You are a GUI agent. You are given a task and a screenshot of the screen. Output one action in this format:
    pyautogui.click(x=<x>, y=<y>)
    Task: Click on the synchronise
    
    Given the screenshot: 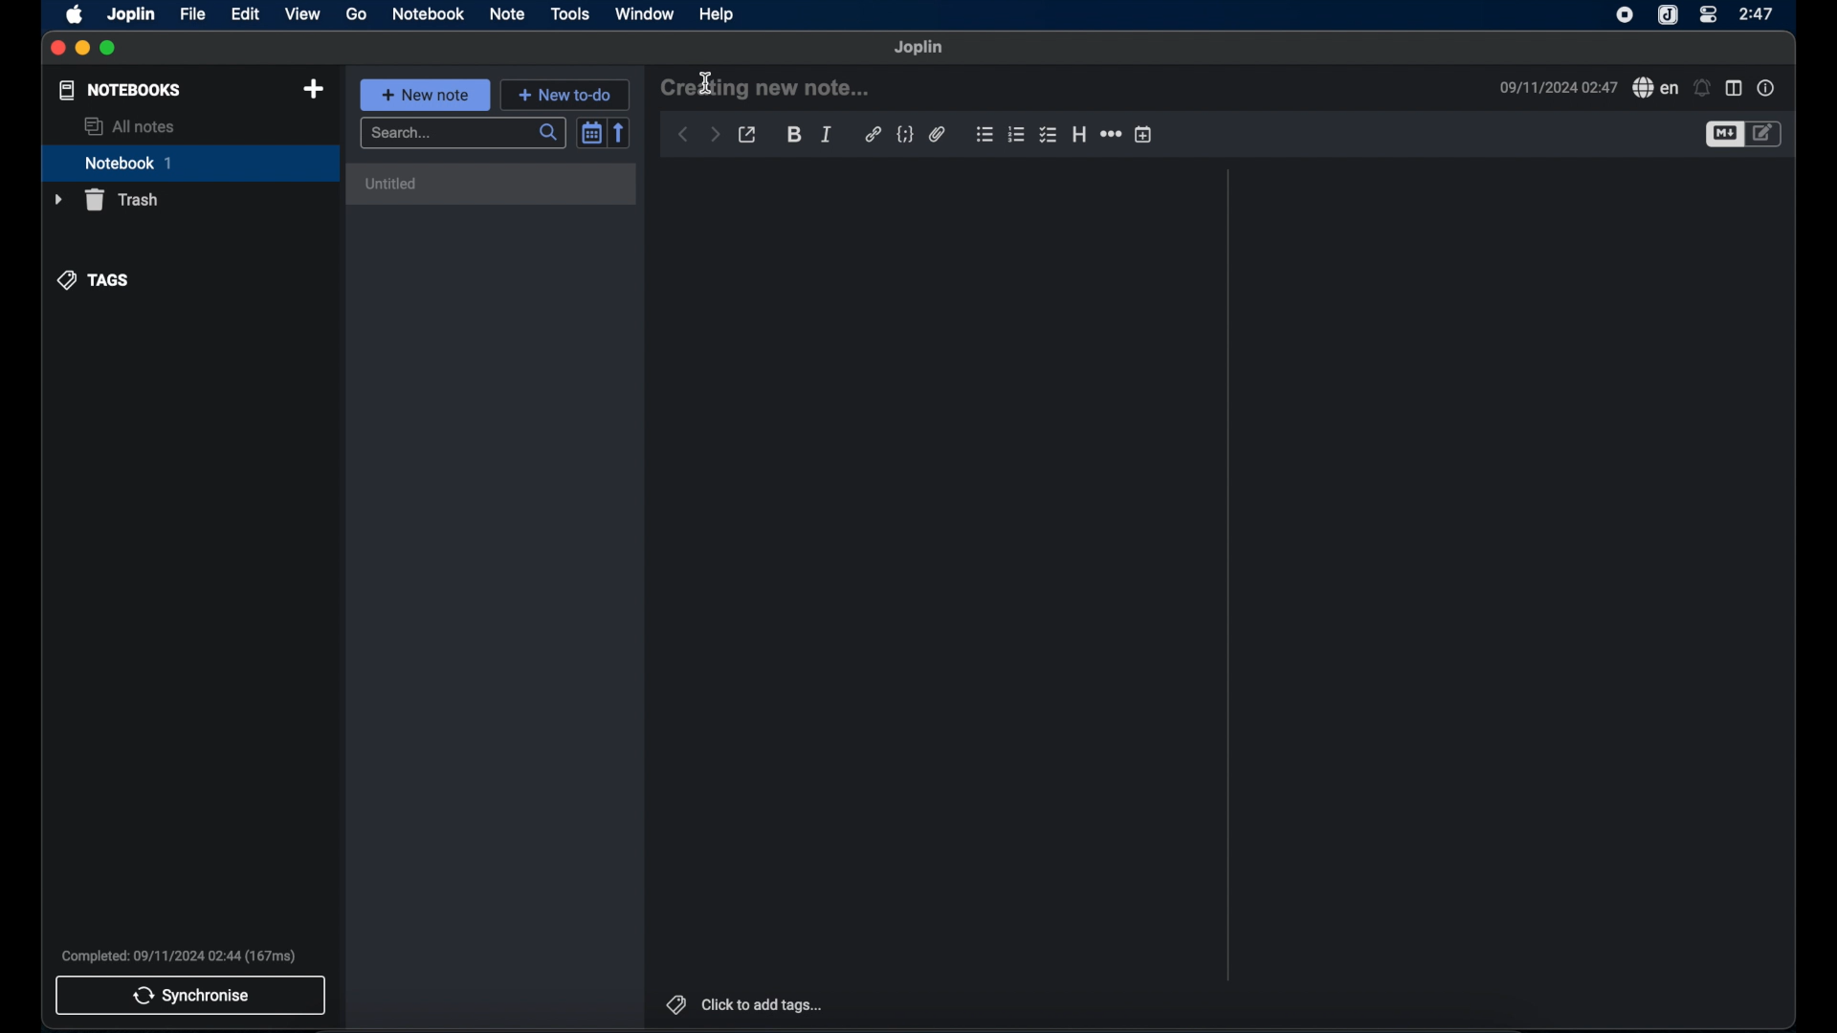 What is the action you would take?
    pyautogui.click(x=191, y=996)
    